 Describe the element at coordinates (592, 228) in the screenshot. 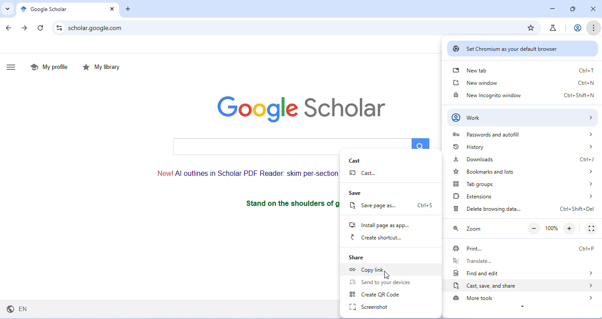

I see `fullscreen` at that location.